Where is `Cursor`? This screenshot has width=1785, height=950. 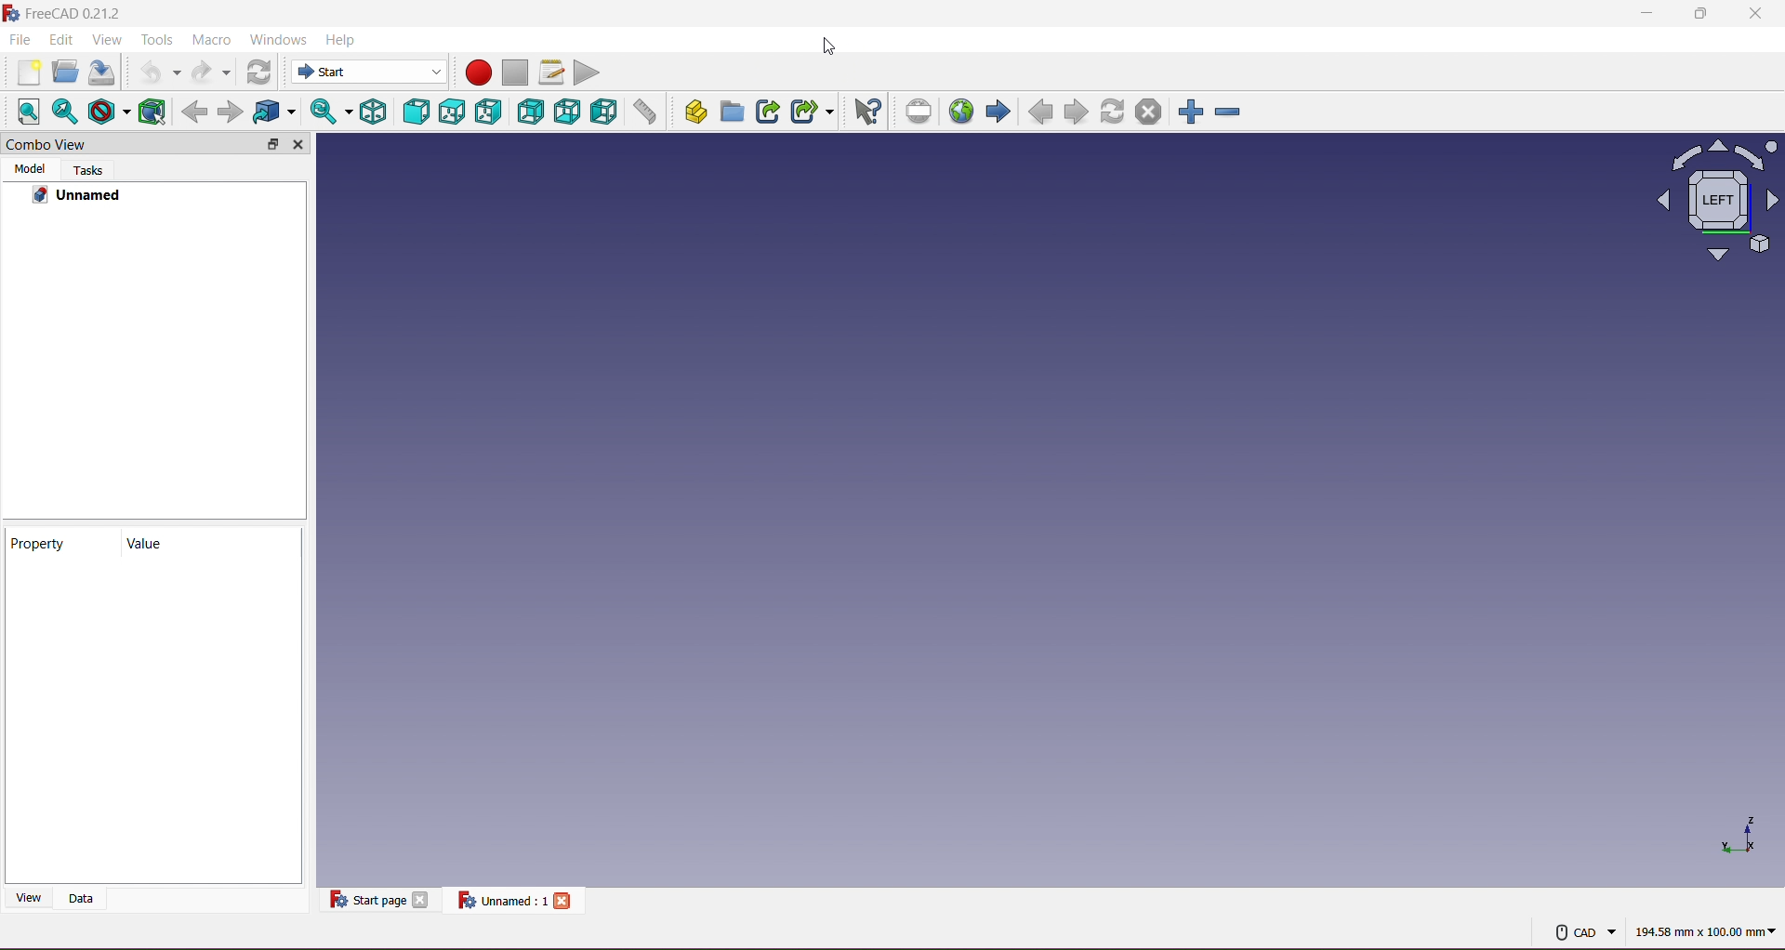
Cursor is located at coordinates (831, 47).